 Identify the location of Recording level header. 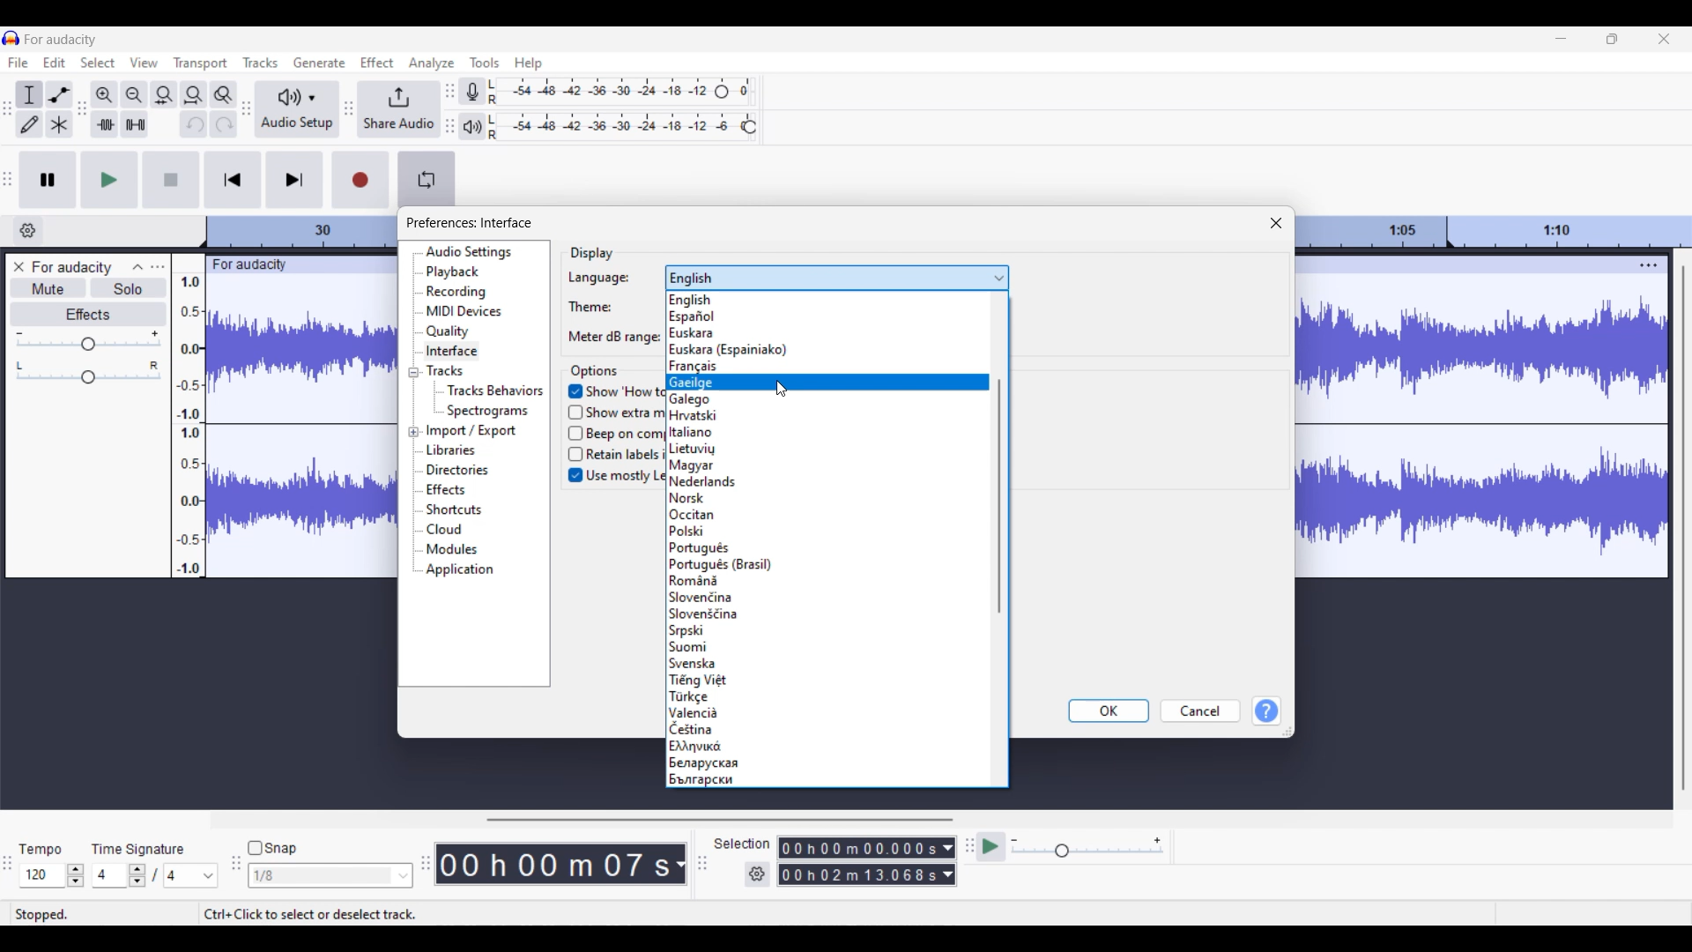
(722, 92).